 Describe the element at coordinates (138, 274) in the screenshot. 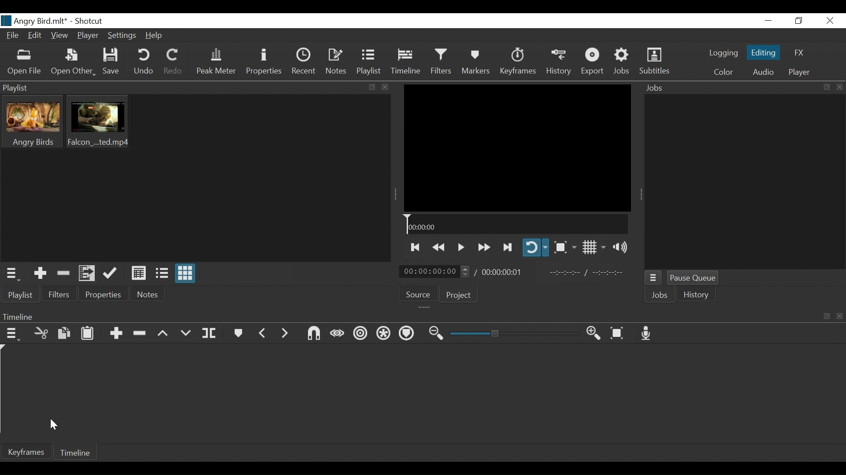

I see `View as Detail` at that location.